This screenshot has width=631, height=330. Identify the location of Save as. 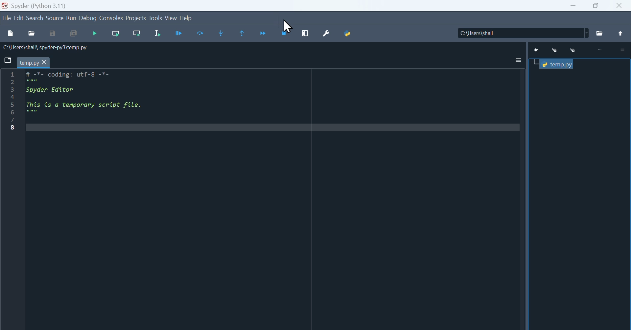
(53, 34).